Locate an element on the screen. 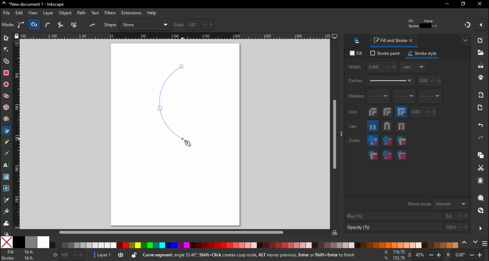  zoom drawing is located at coordinates (481, 211).